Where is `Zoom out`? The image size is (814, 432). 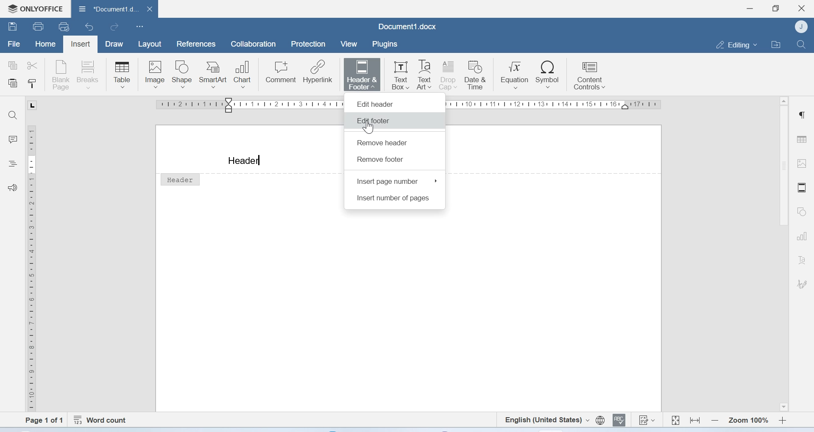
Zoom out is located at coordinates (714, 420).